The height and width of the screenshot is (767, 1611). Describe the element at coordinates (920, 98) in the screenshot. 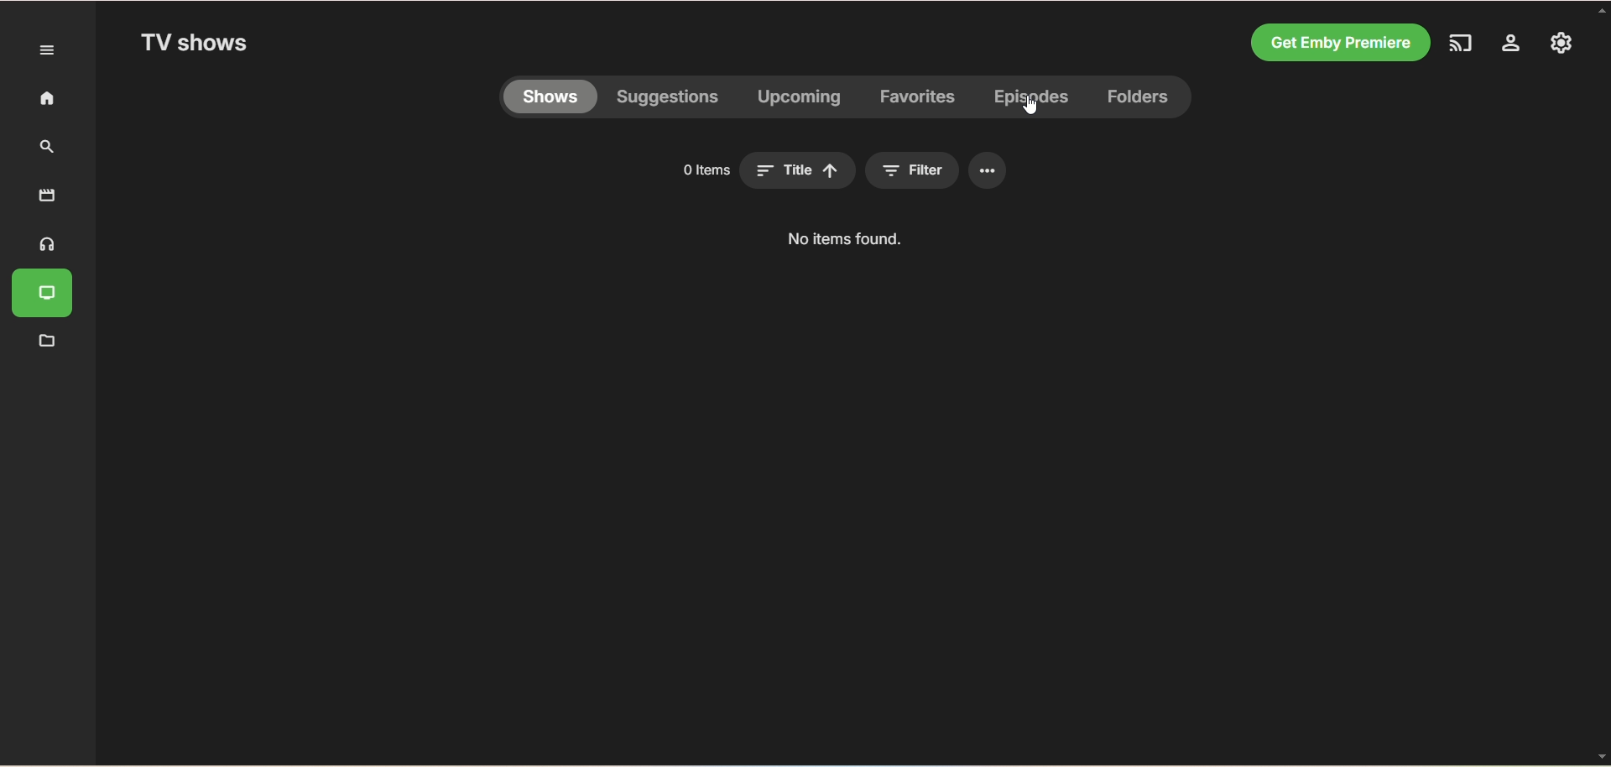

I see `favorites` at that location.